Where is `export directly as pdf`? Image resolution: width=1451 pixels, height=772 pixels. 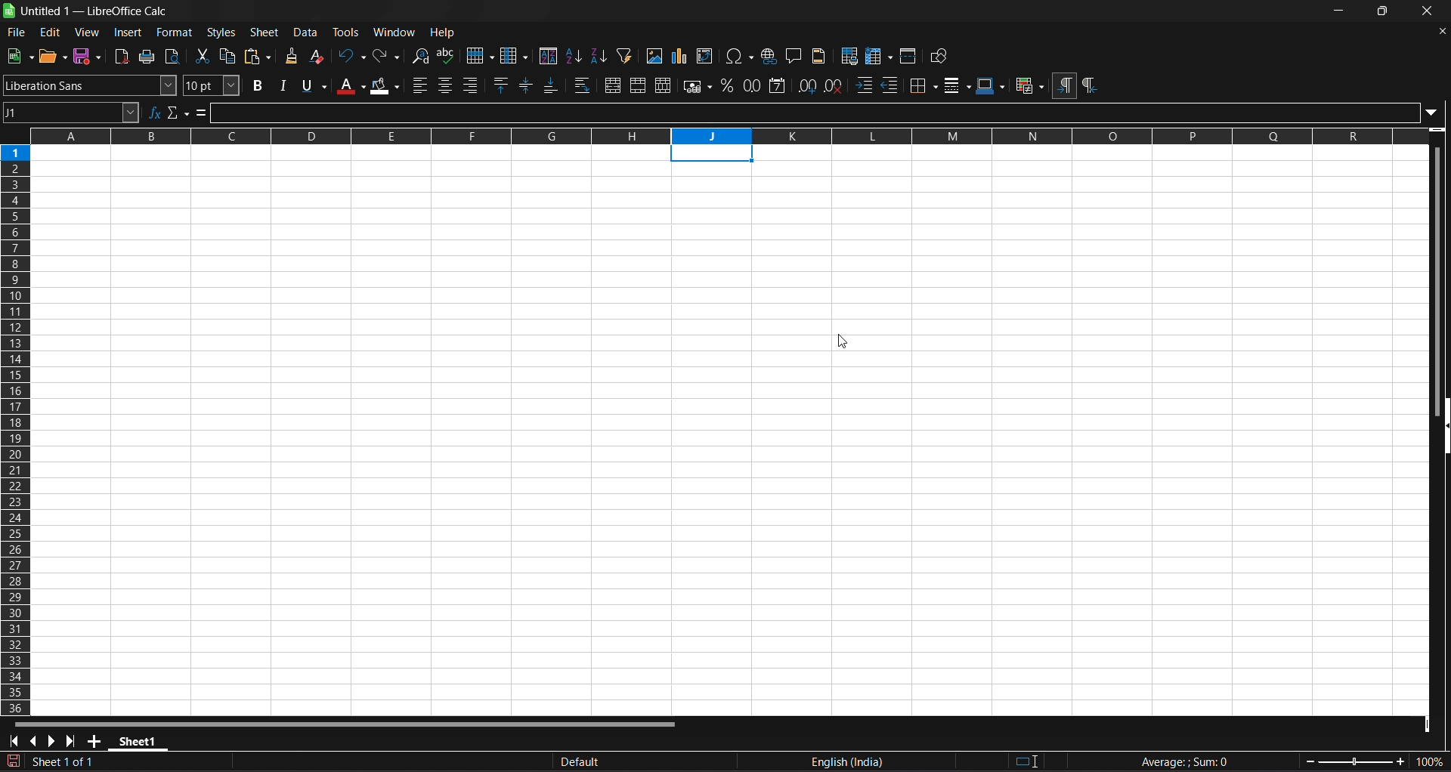
export directly as pdf is located at coordinates (120, 57).